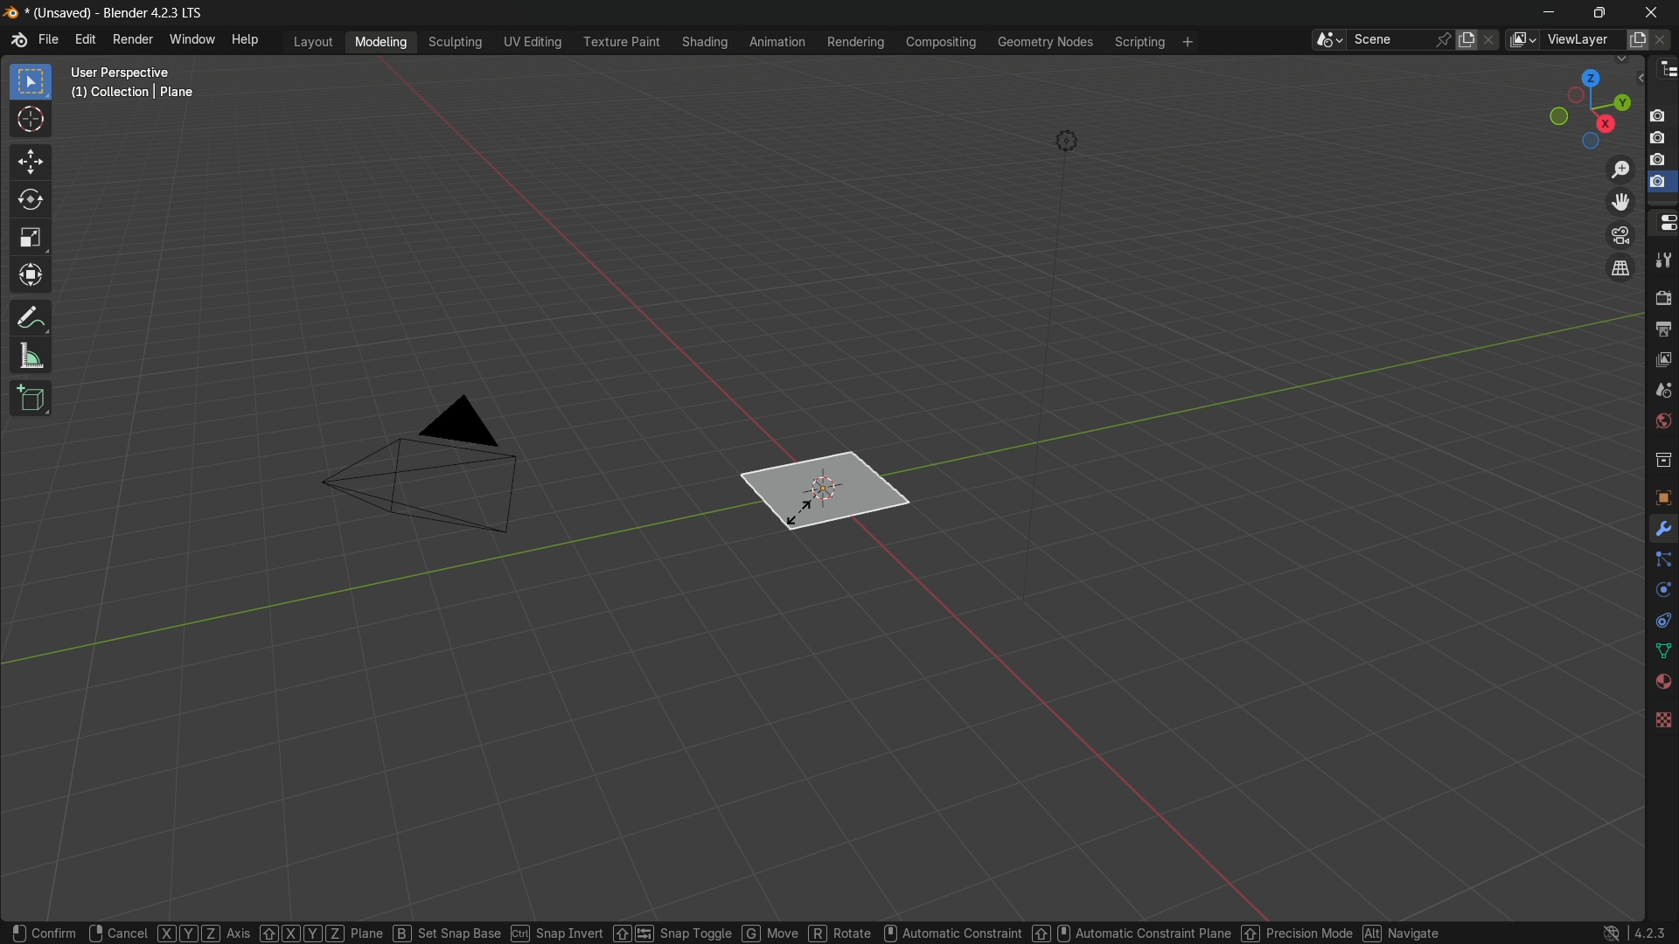  Describe the element at coordinates (784, 932) in the screenshot. I see `move` at that location.